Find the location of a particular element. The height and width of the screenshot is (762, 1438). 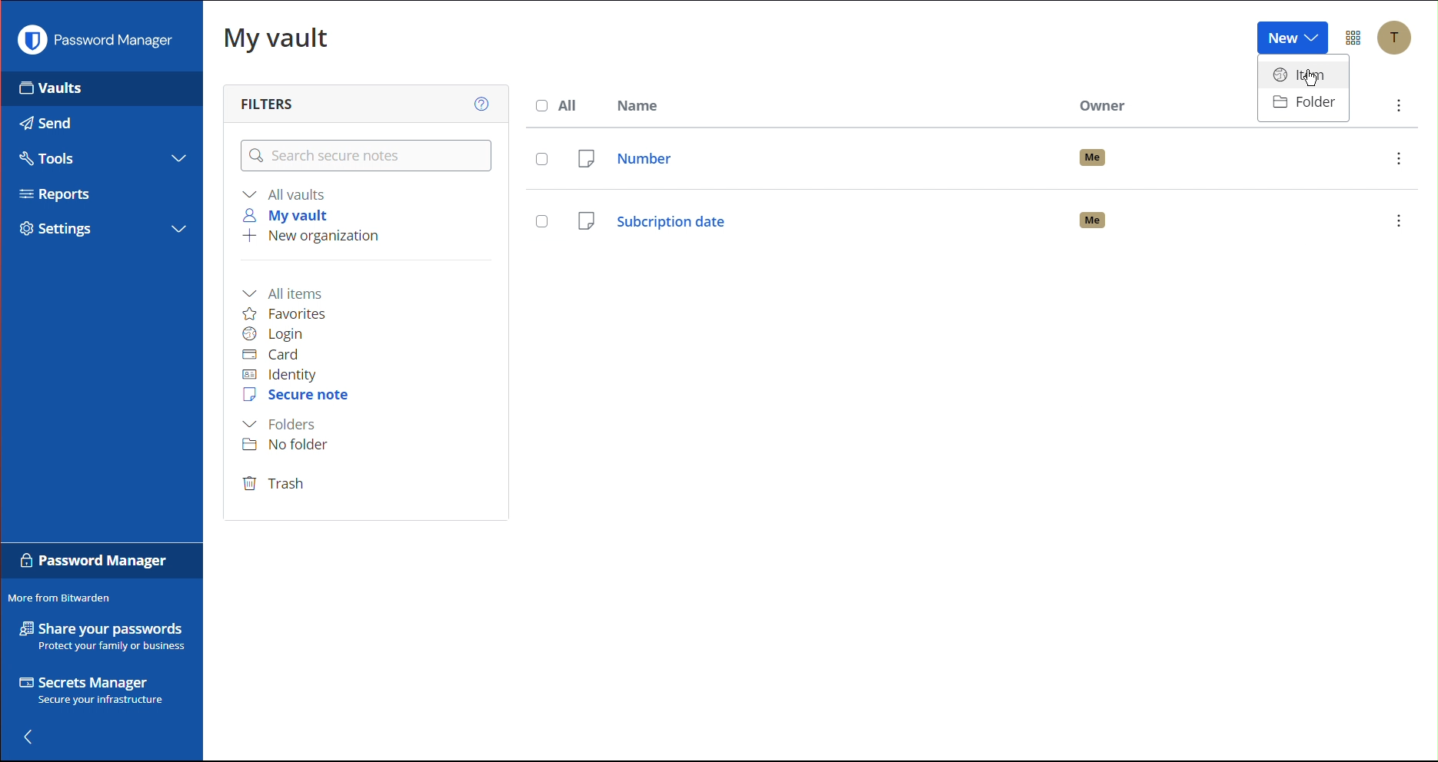

Settings is located at coordinates (56, 230).